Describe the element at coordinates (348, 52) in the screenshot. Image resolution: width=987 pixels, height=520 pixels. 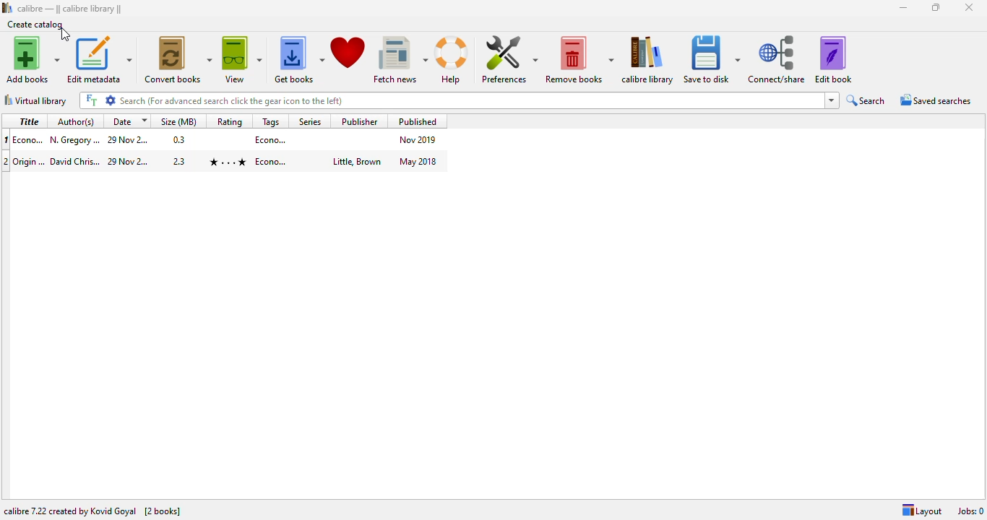
I see `donate to support calibre` at that location.